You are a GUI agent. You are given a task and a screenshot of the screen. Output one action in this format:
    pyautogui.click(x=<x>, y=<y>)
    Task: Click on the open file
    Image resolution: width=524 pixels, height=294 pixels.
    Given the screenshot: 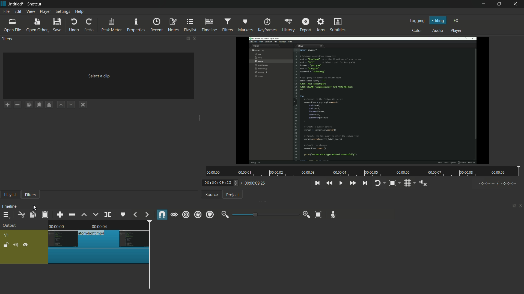 What is the action you would take?
    pyautogui.click(x=12, y=25)
    